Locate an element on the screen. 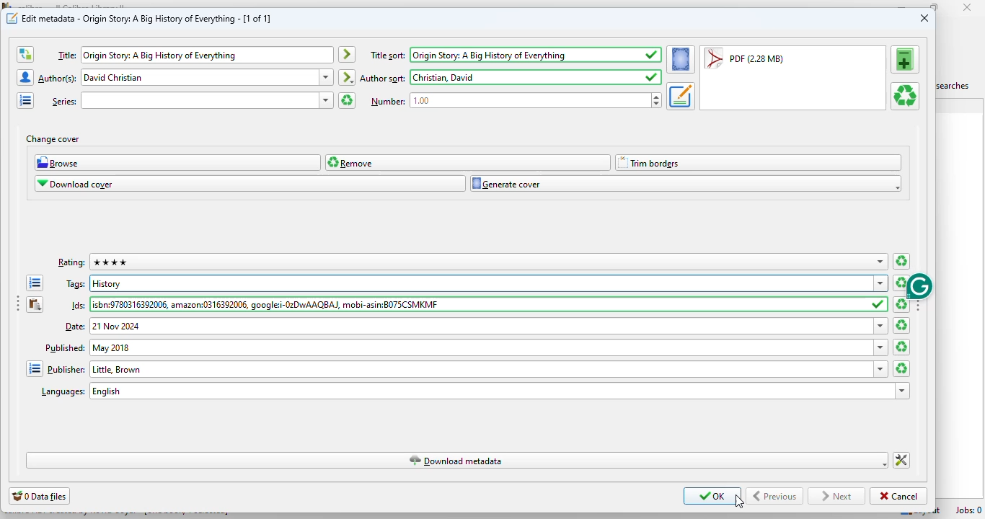 The image size is (985, 519). text is located at coordinates (66, 55).